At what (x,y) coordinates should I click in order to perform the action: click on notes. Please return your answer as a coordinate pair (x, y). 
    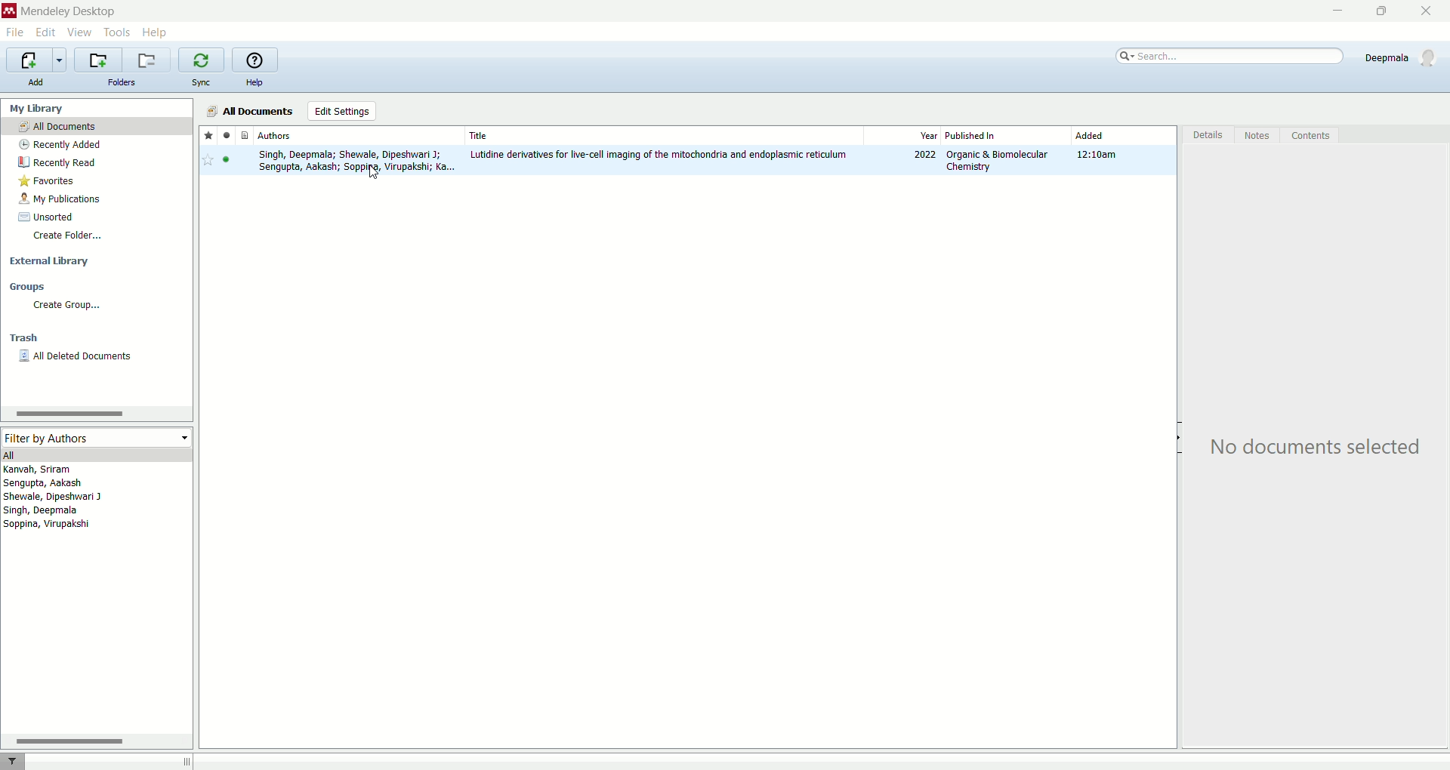
    Looking at the image, I should click on (1257, 134).